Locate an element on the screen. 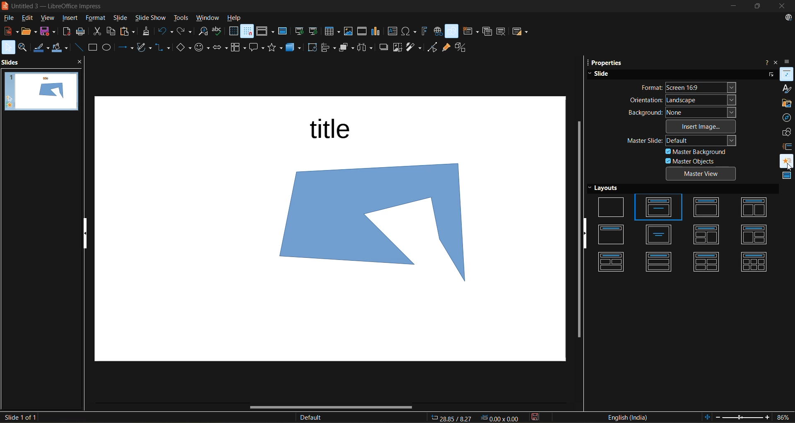 The image size is (795, 423). vertical scroll bar is located at coordinates (576, 228).